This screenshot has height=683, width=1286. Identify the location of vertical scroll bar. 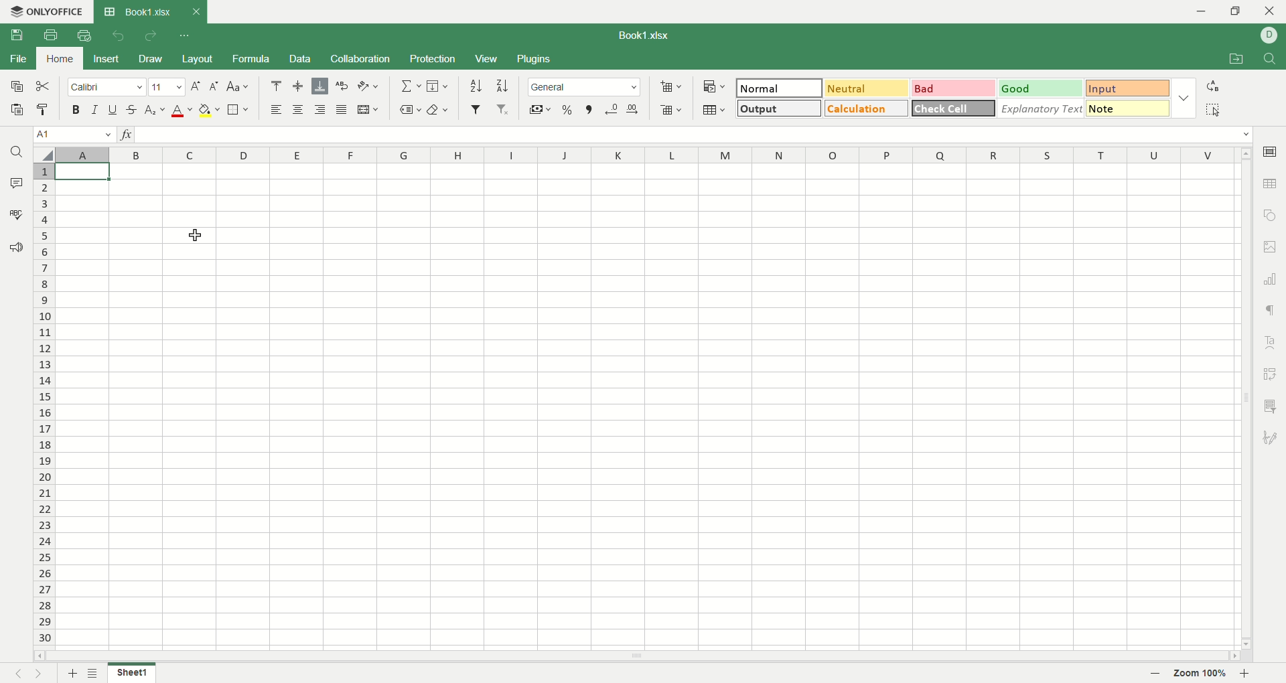
(1244, 400).